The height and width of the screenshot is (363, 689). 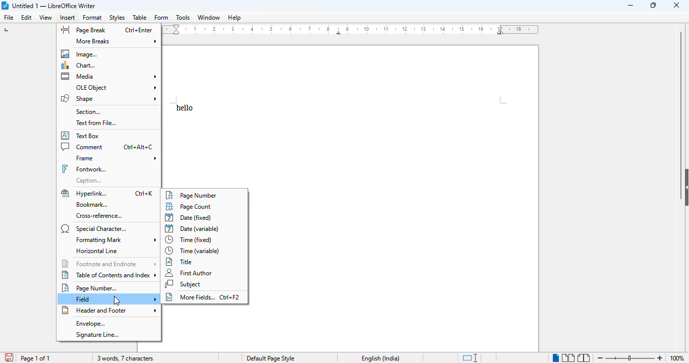 What do you see at coordinates (85, 194) in the screenshot?
I see `hyperlink` at bounding box center [85, 194].